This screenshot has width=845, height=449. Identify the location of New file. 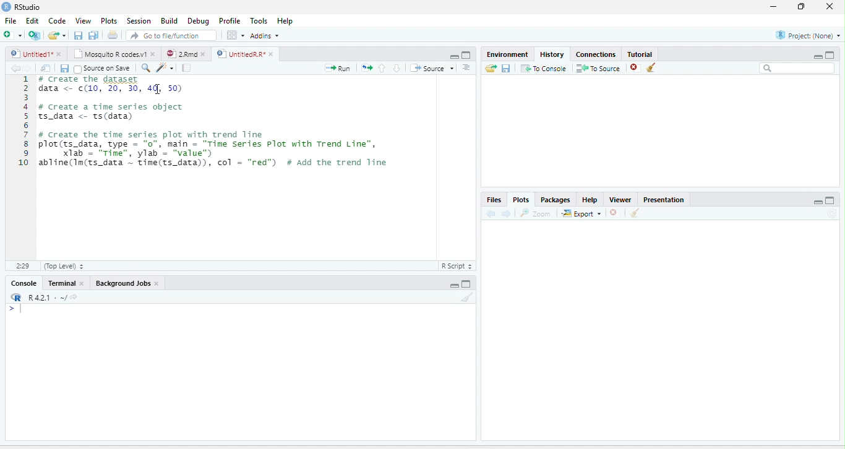
(12, 35).